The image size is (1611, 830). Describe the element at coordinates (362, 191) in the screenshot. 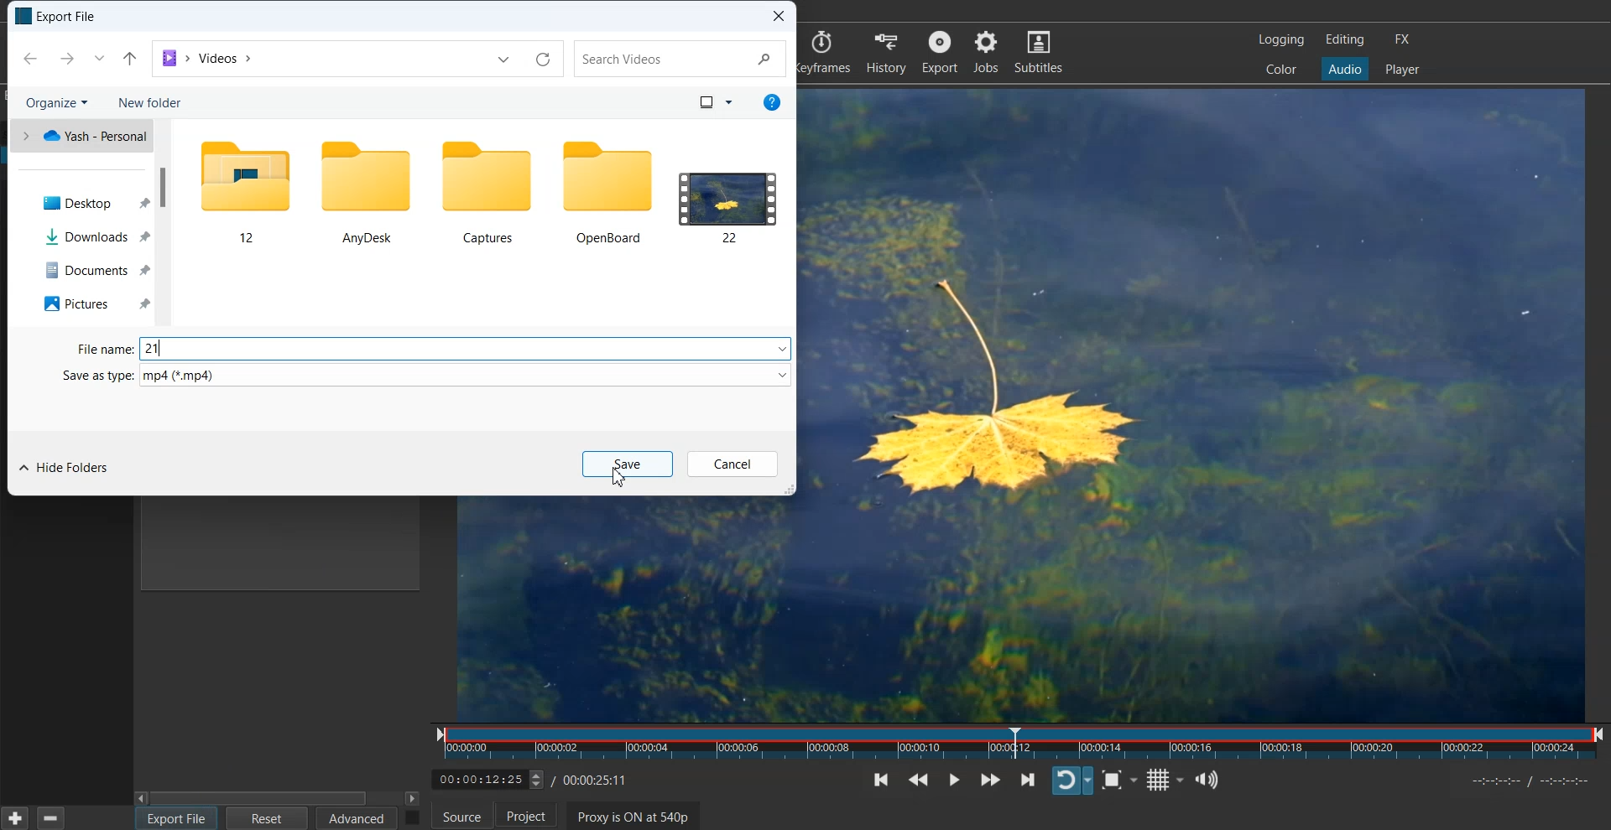

I see `Files` at that location.